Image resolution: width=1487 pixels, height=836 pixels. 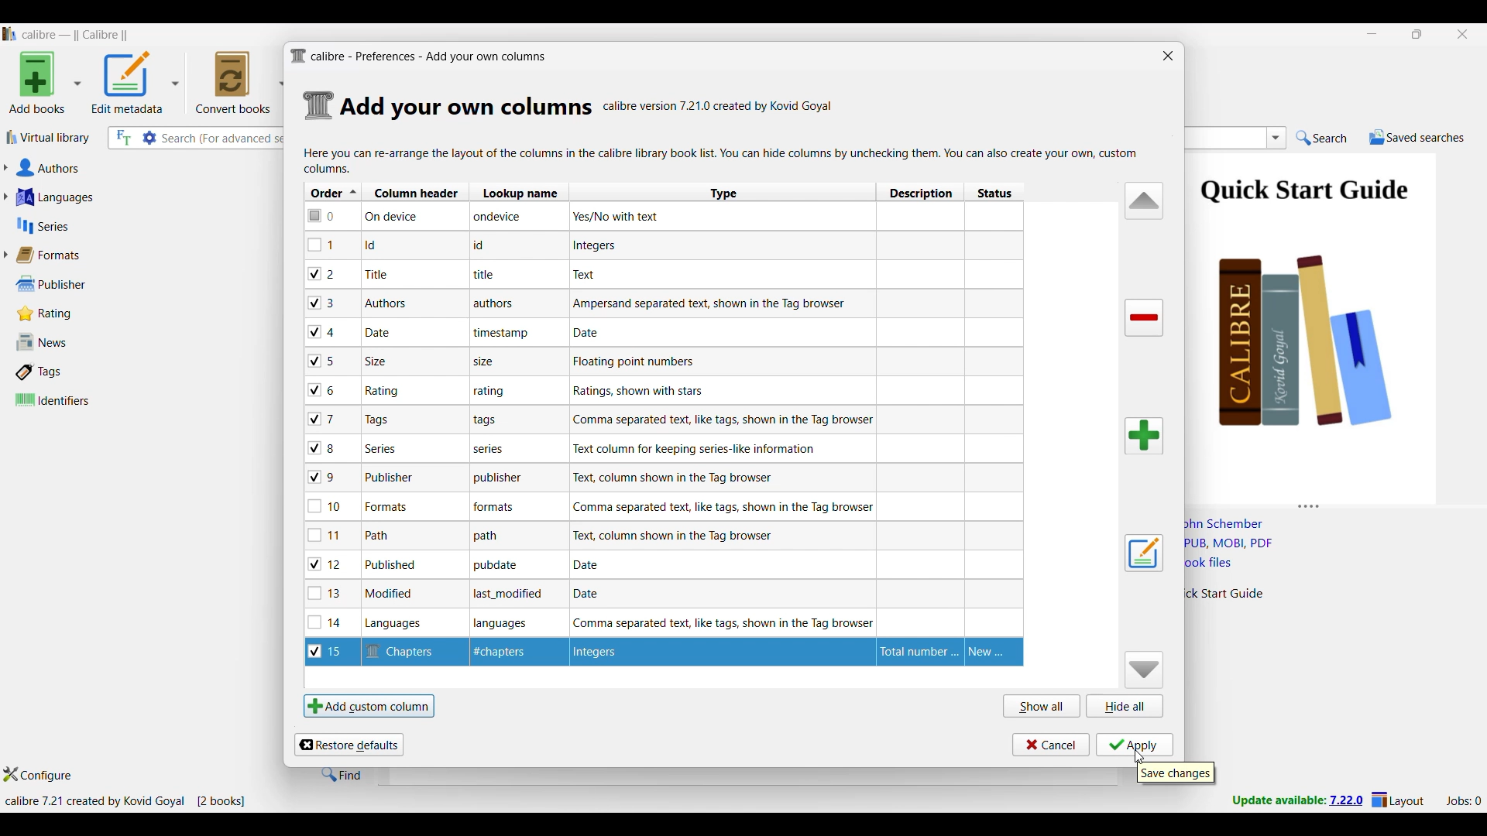 I want to click on Find, so click(x=342, y=774).